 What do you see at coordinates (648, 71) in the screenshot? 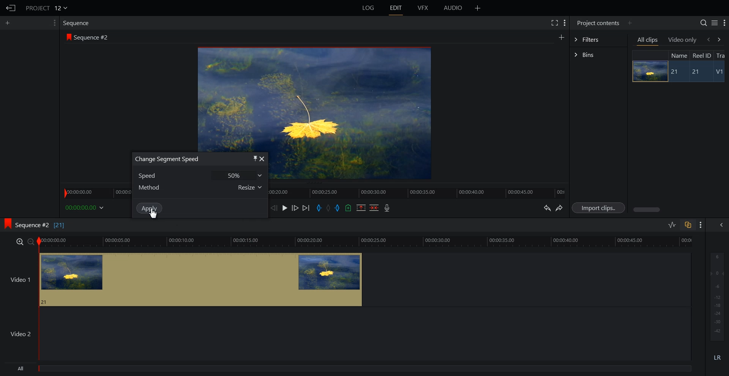
I see `Image` at bounding box center [648, 71].